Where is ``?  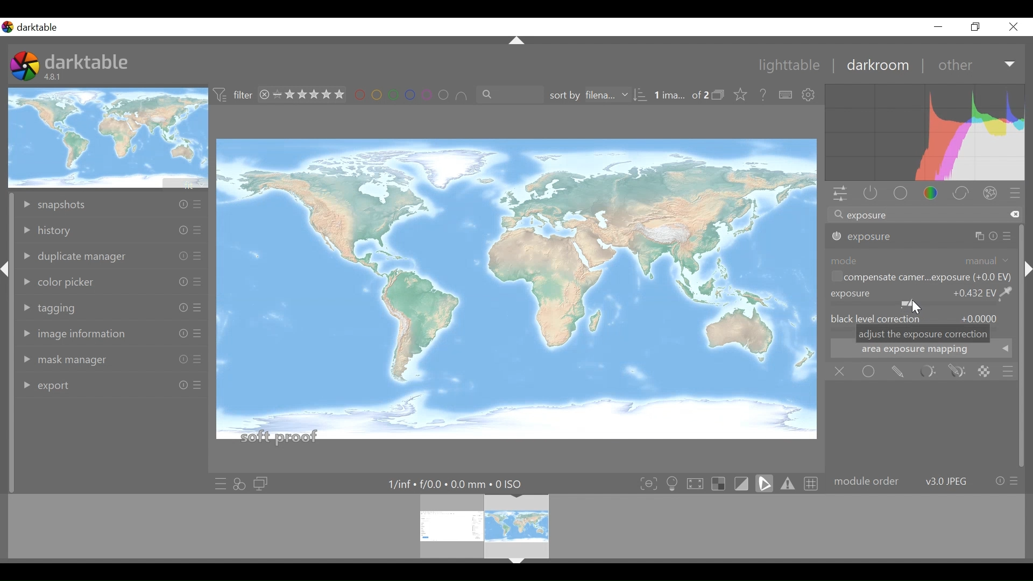  is located at coordinates (938, 26).